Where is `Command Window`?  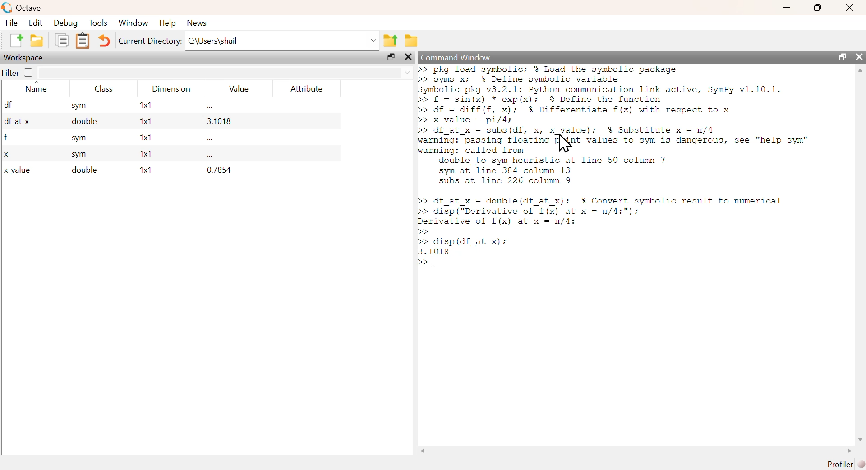 Command Window is located at coordinates (456, 58).